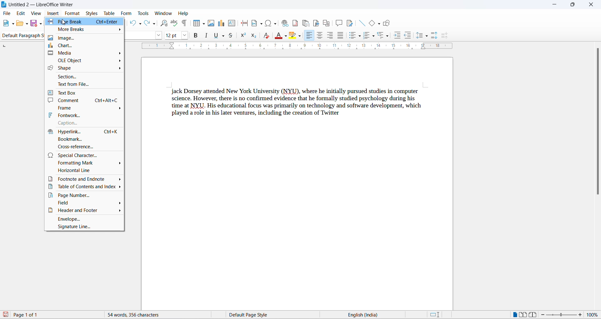 The height and width of the screenshot is (319, 601). What do you see at coordinates (372, 24) in the screenshot?
I see `basic shapes` at bounding box center [372, 24].